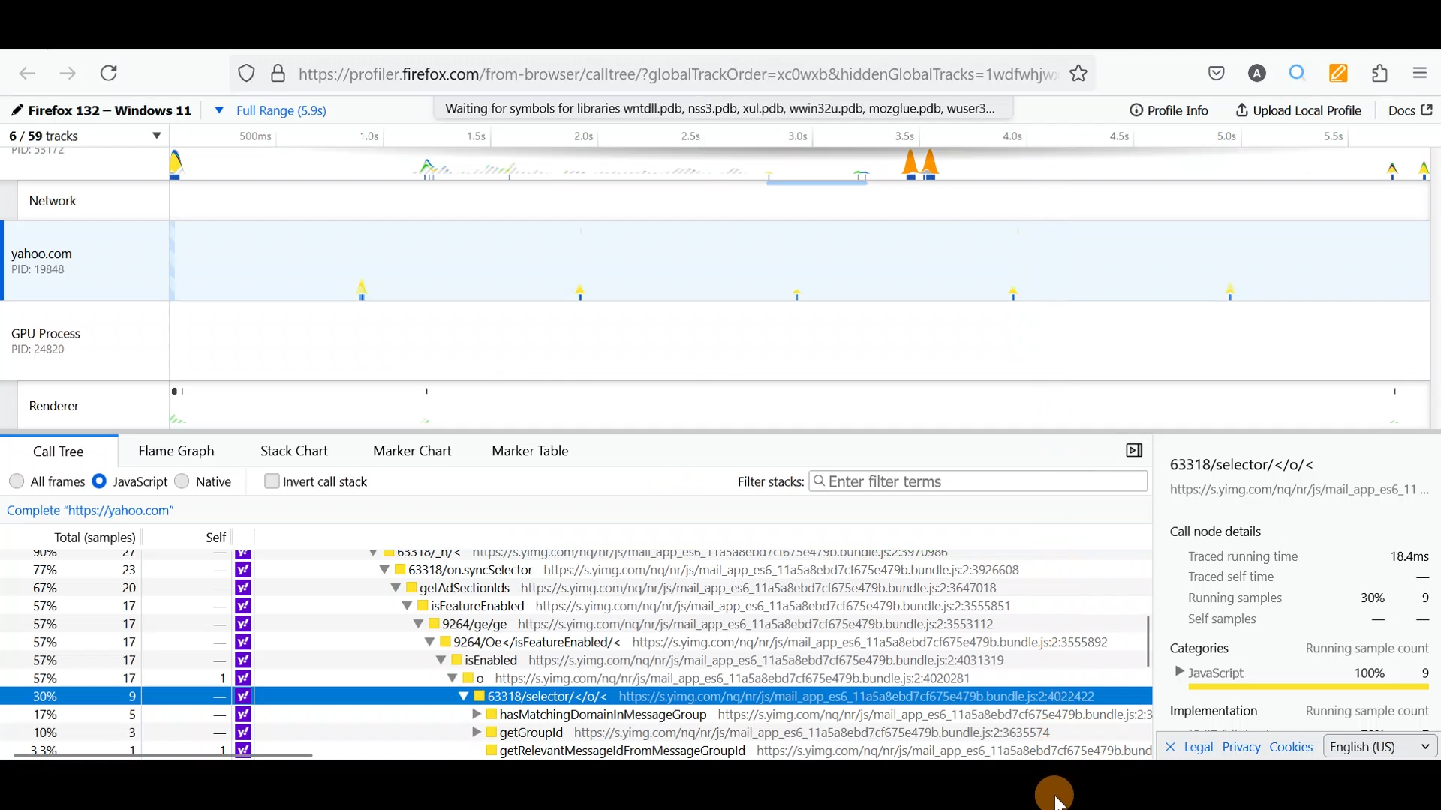  What do you see at coordinates (56, 144) in the screenshot?
I see `` at bounding box center [56, 144].